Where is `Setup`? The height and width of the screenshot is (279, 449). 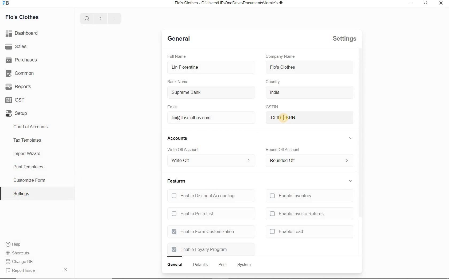 Setup is located at coordinates (18, 113).